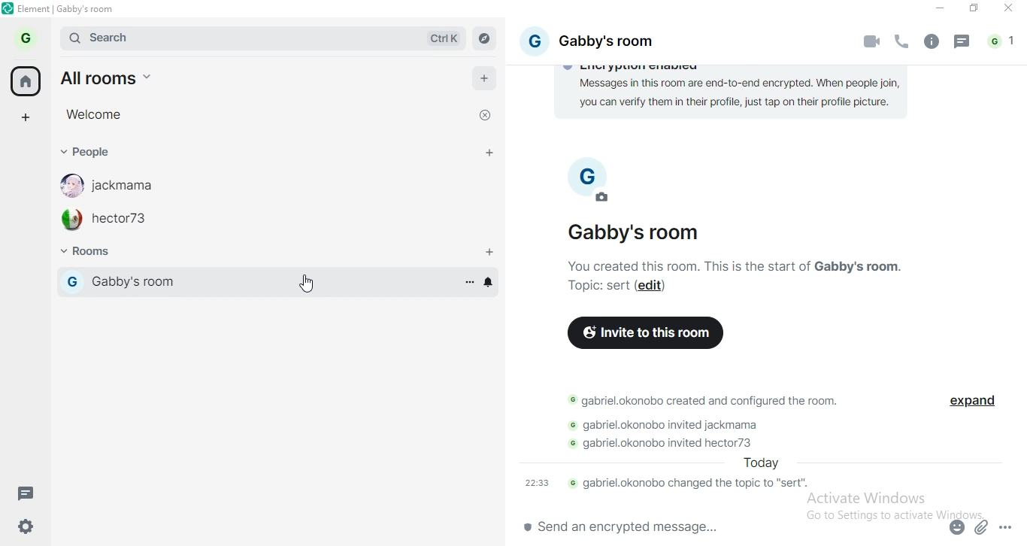 The image size is (1027, 546). I want to click on navigate, so click(484, 39).